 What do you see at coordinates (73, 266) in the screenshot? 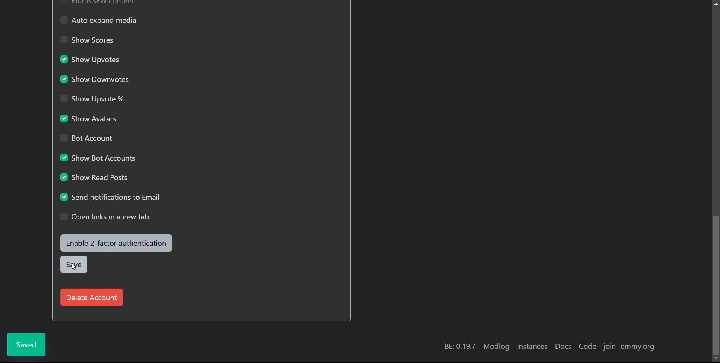
I see `Cursor` at bounding box center [73, 266].